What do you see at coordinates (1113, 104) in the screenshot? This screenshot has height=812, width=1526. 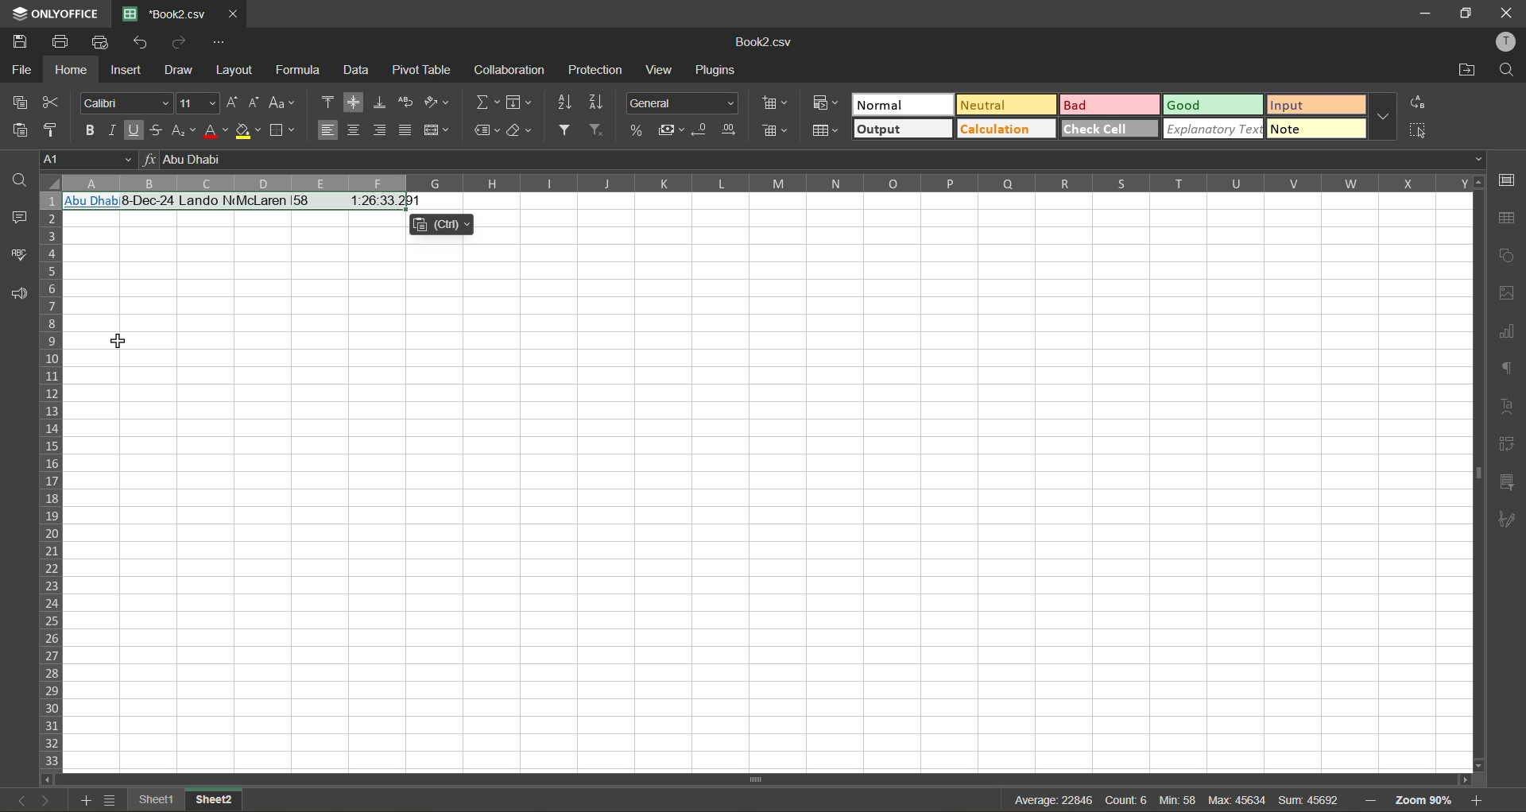 I see `bad` at bounding box center [1113, 104].